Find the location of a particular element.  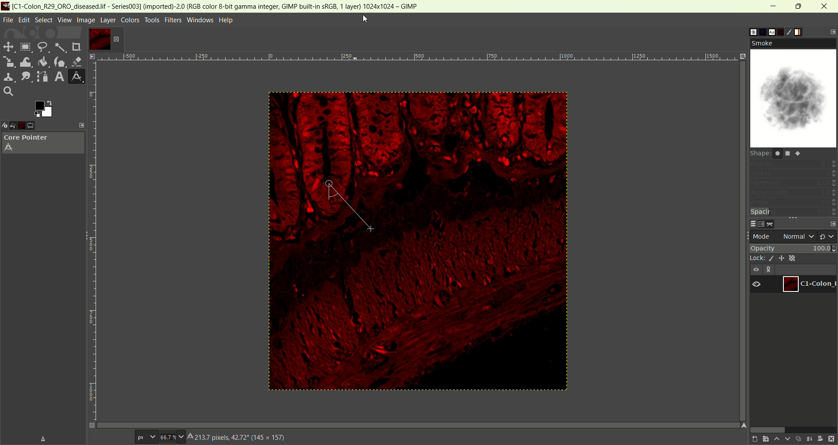

normal is located at coordinates (798, 236).